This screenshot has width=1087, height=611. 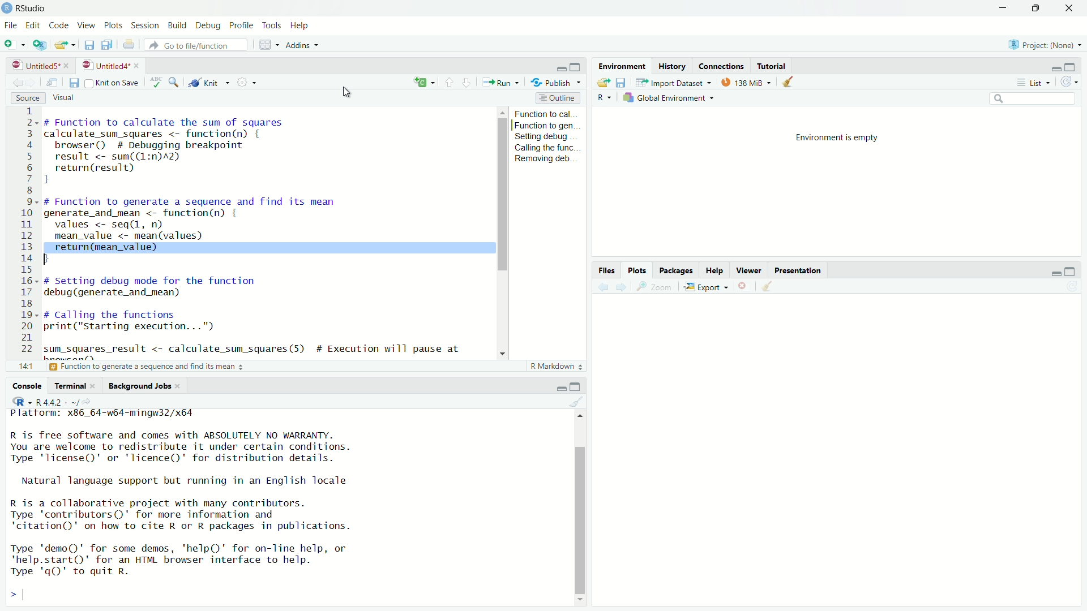 What do you see at coordinates (1051, 271) in the screenshot?
I see `minimize` at bounding box center [1051, 271].